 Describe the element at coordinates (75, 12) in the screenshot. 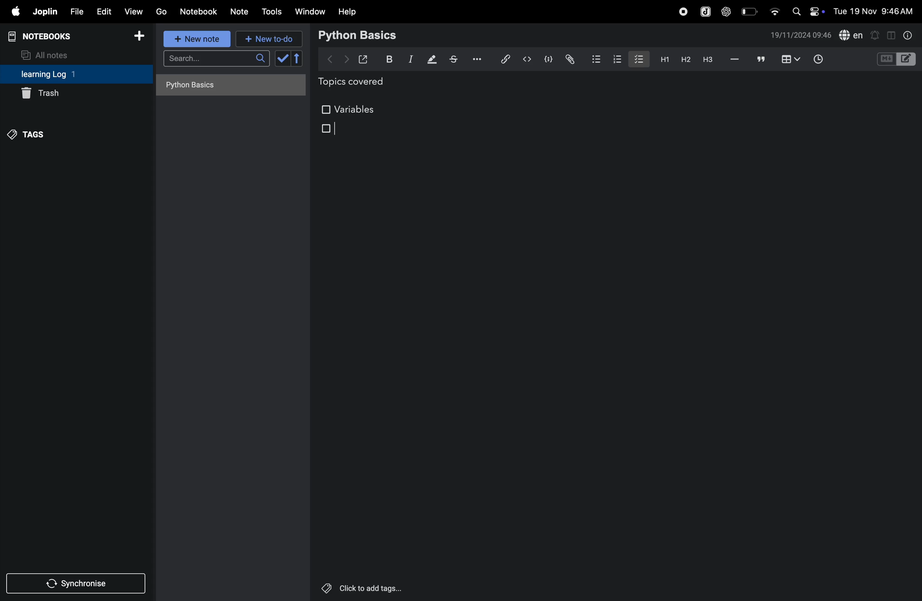

I see `file` at that location.